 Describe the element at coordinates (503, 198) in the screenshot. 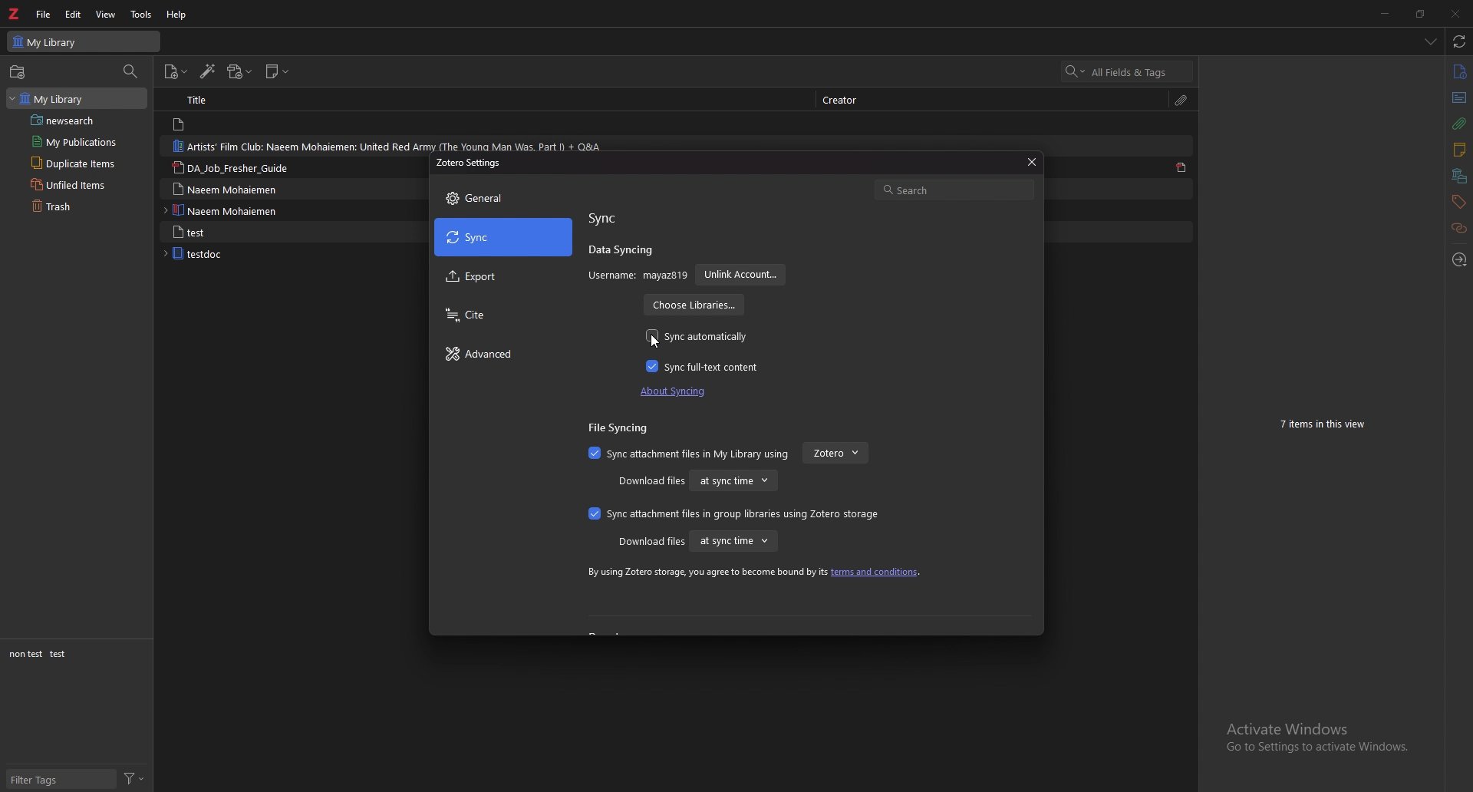

I see `general` at that location.